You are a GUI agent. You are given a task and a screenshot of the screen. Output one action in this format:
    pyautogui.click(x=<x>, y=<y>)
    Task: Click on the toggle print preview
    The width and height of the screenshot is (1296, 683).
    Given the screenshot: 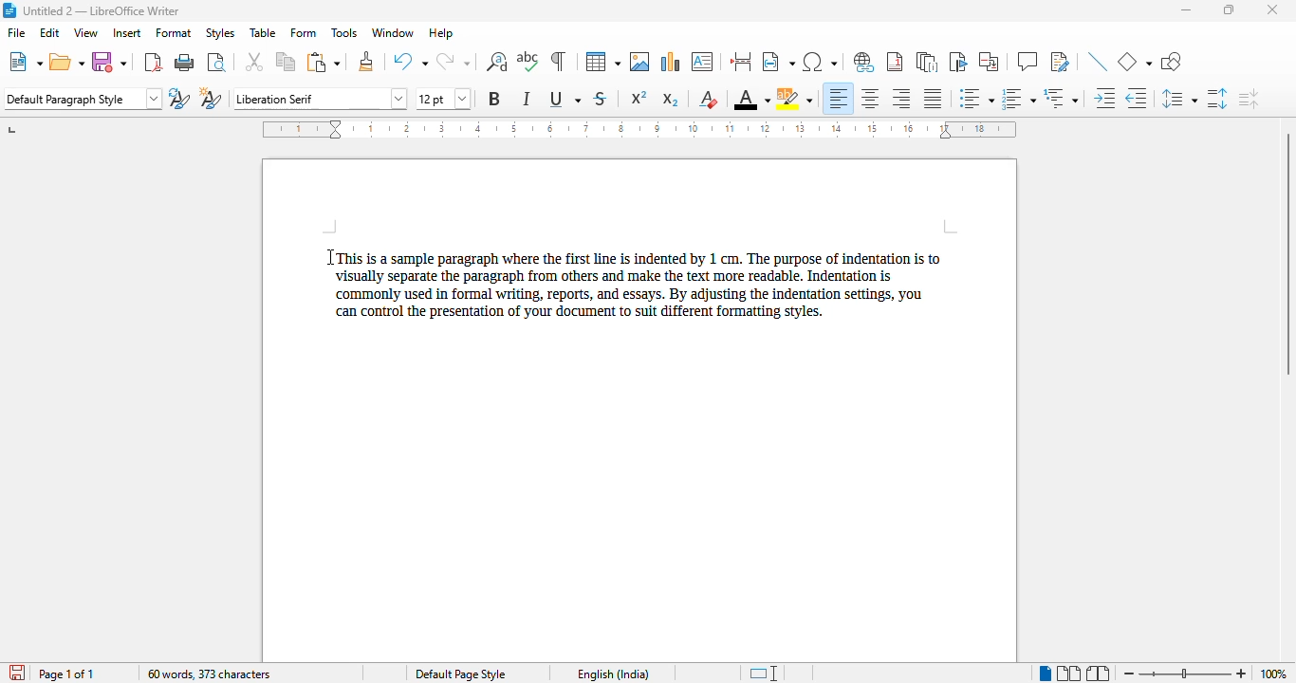 What is the action you would take?
    pyautogui.click(x=217, y=62)
    